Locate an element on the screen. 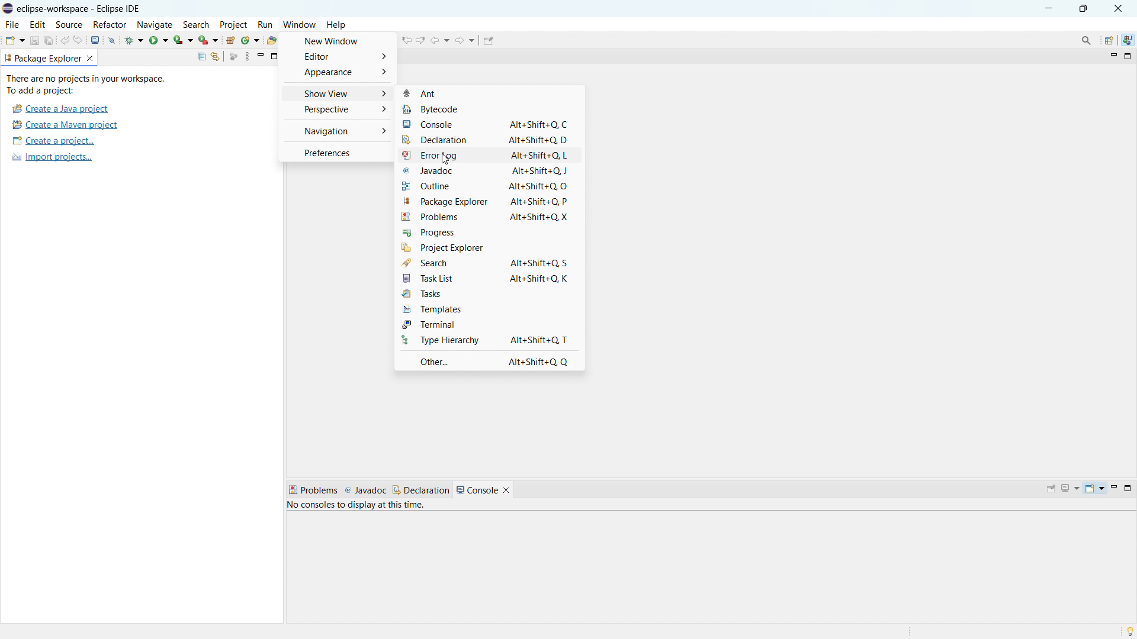 The image size is (1137, 639). project is located at coordinates (233, 24).